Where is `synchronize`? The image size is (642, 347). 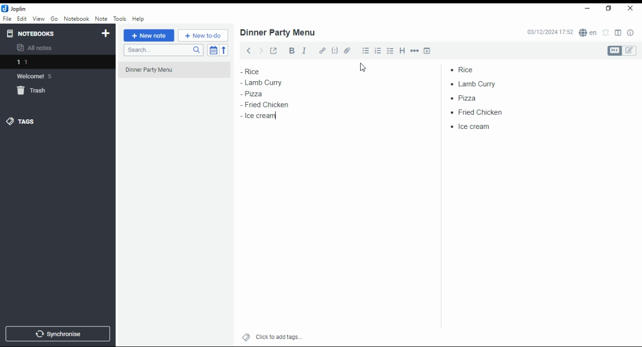
synchronize is located at coordinates (57, 334).